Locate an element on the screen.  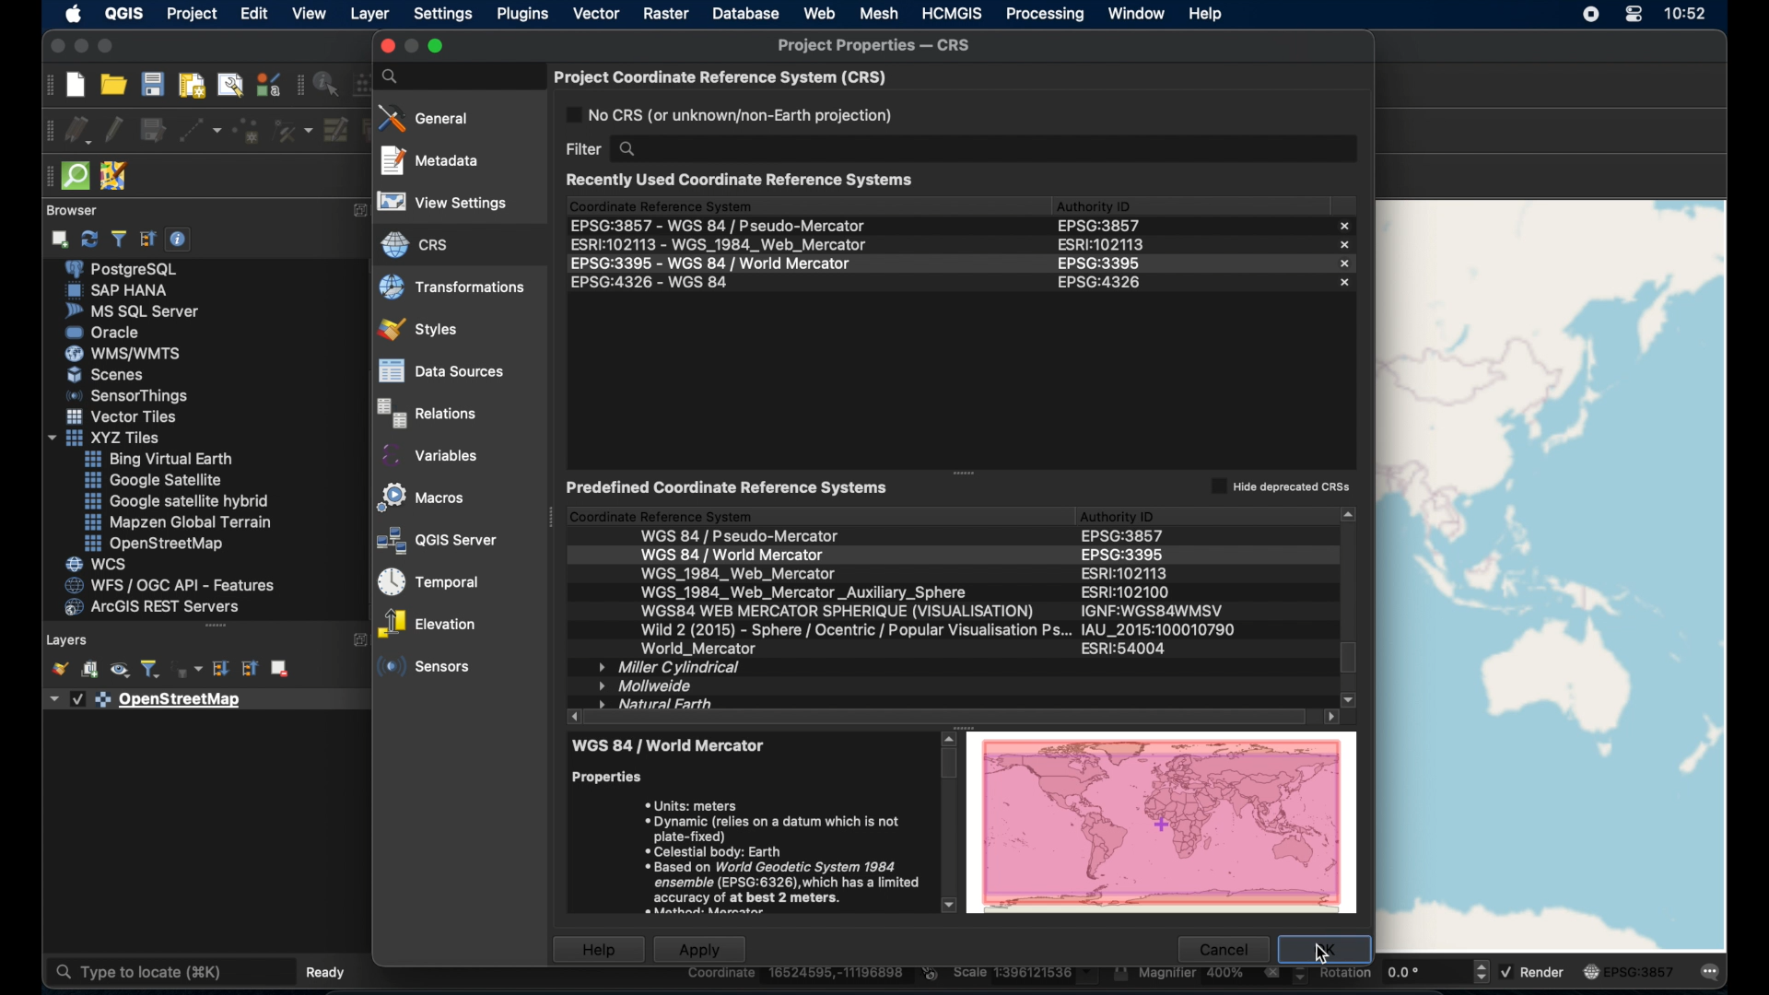
show layout manager is located at coordinates (228, 86).